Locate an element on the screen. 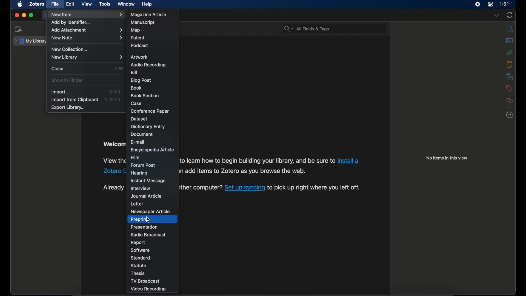  book is located at coordinates (136, 88).